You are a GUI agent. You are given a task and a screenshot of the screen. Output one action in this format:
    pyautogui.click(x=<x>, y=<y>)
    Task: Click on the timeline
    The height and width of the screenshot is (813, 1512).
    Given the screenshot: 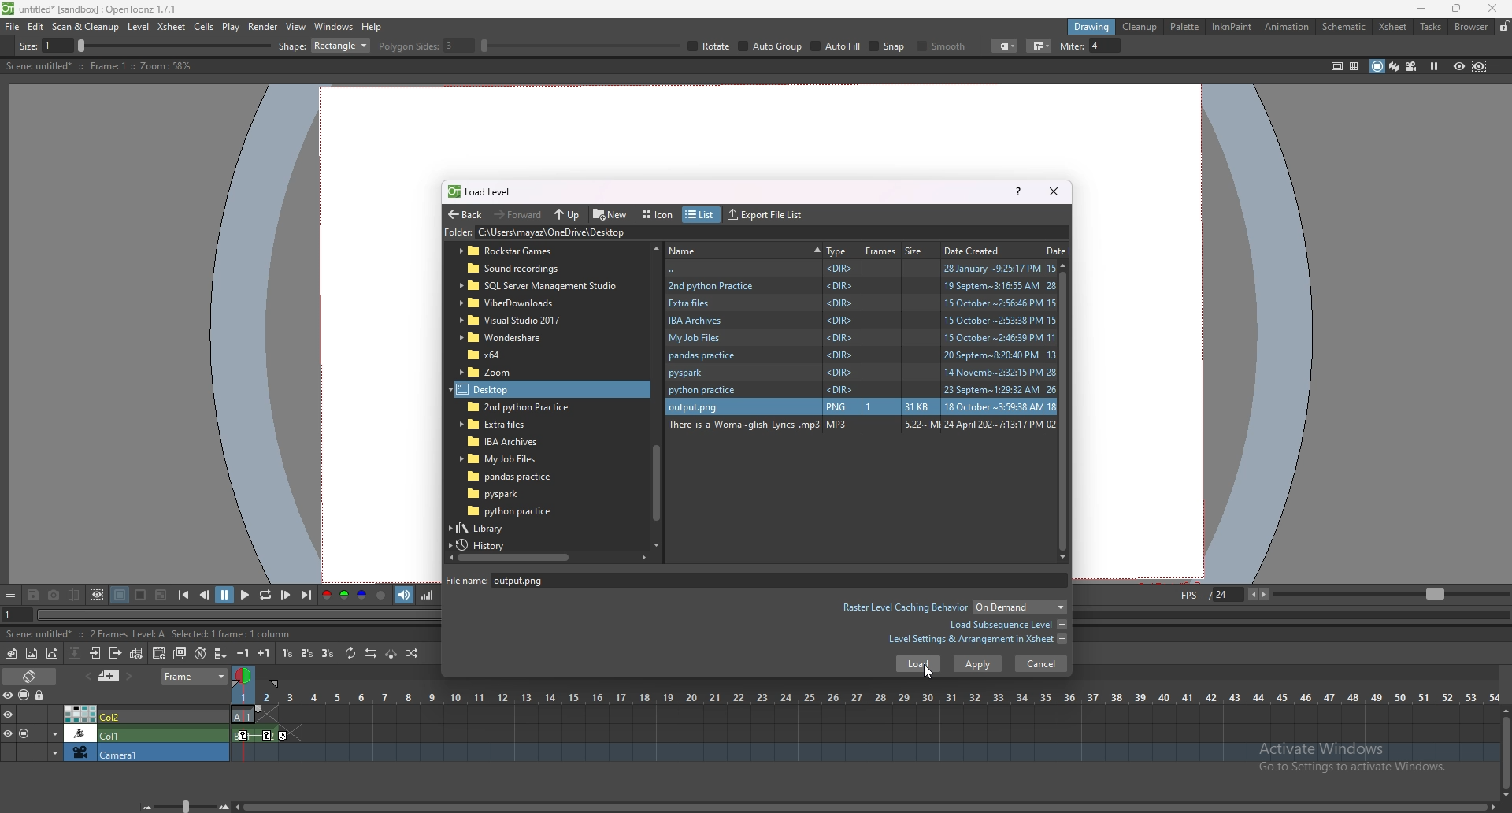 What is the action you would take?
    pyautogui.click(x=865, y=715)
    